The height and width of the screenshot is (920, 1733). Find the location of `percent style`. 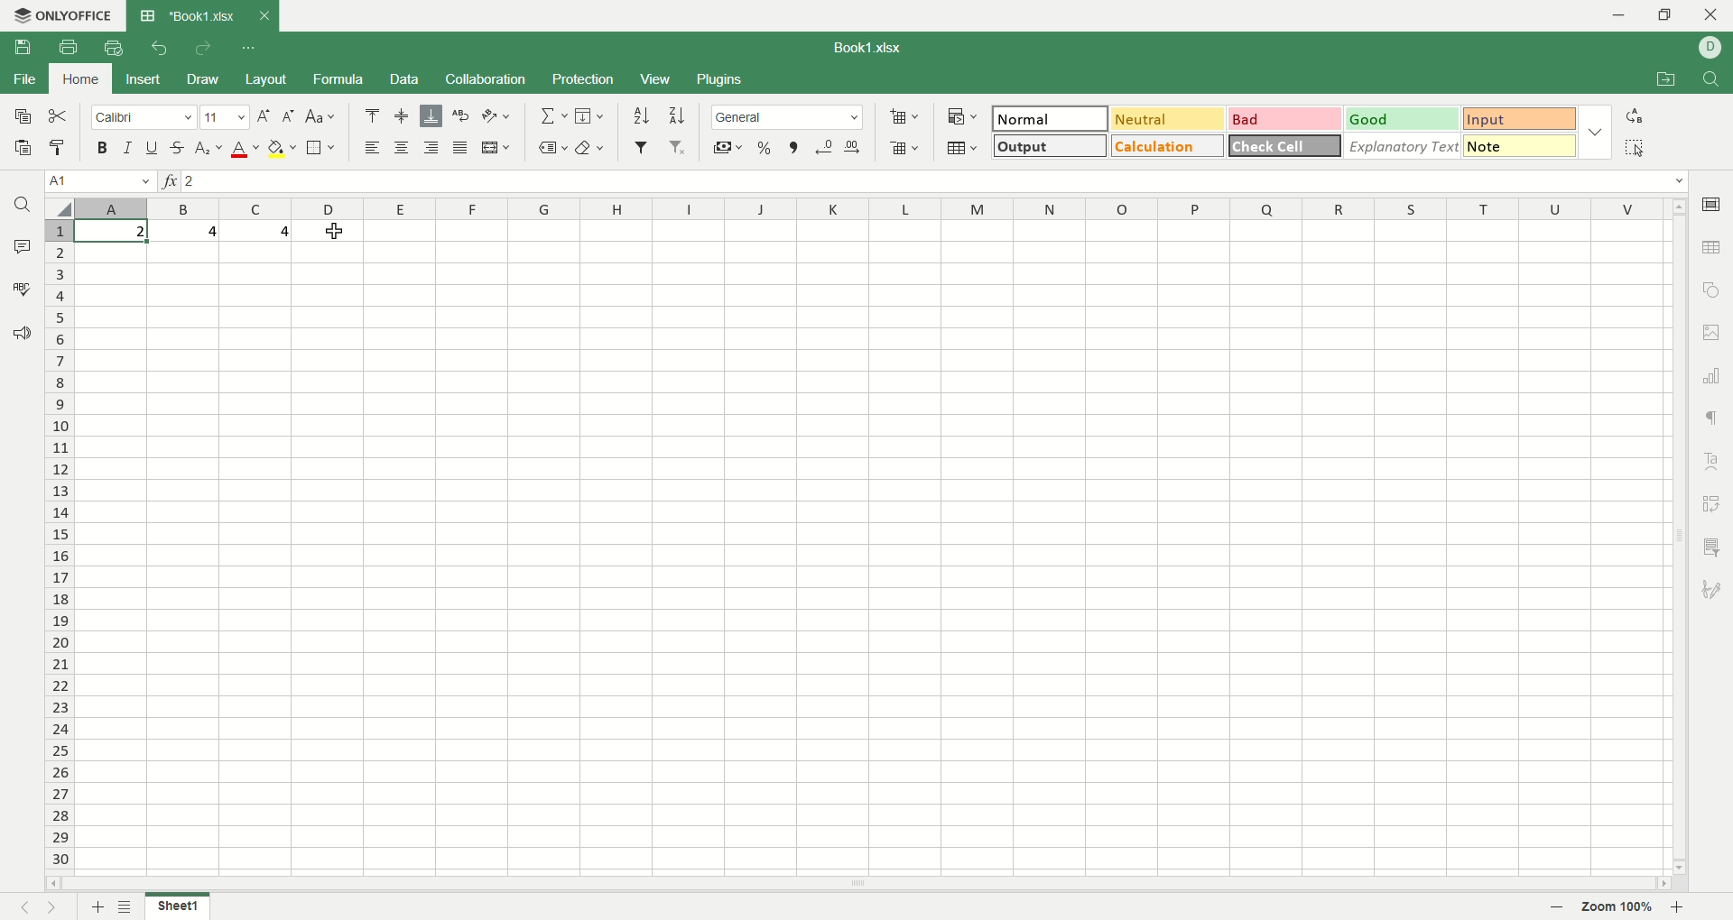

percent style is located at coordinates (766, 147).